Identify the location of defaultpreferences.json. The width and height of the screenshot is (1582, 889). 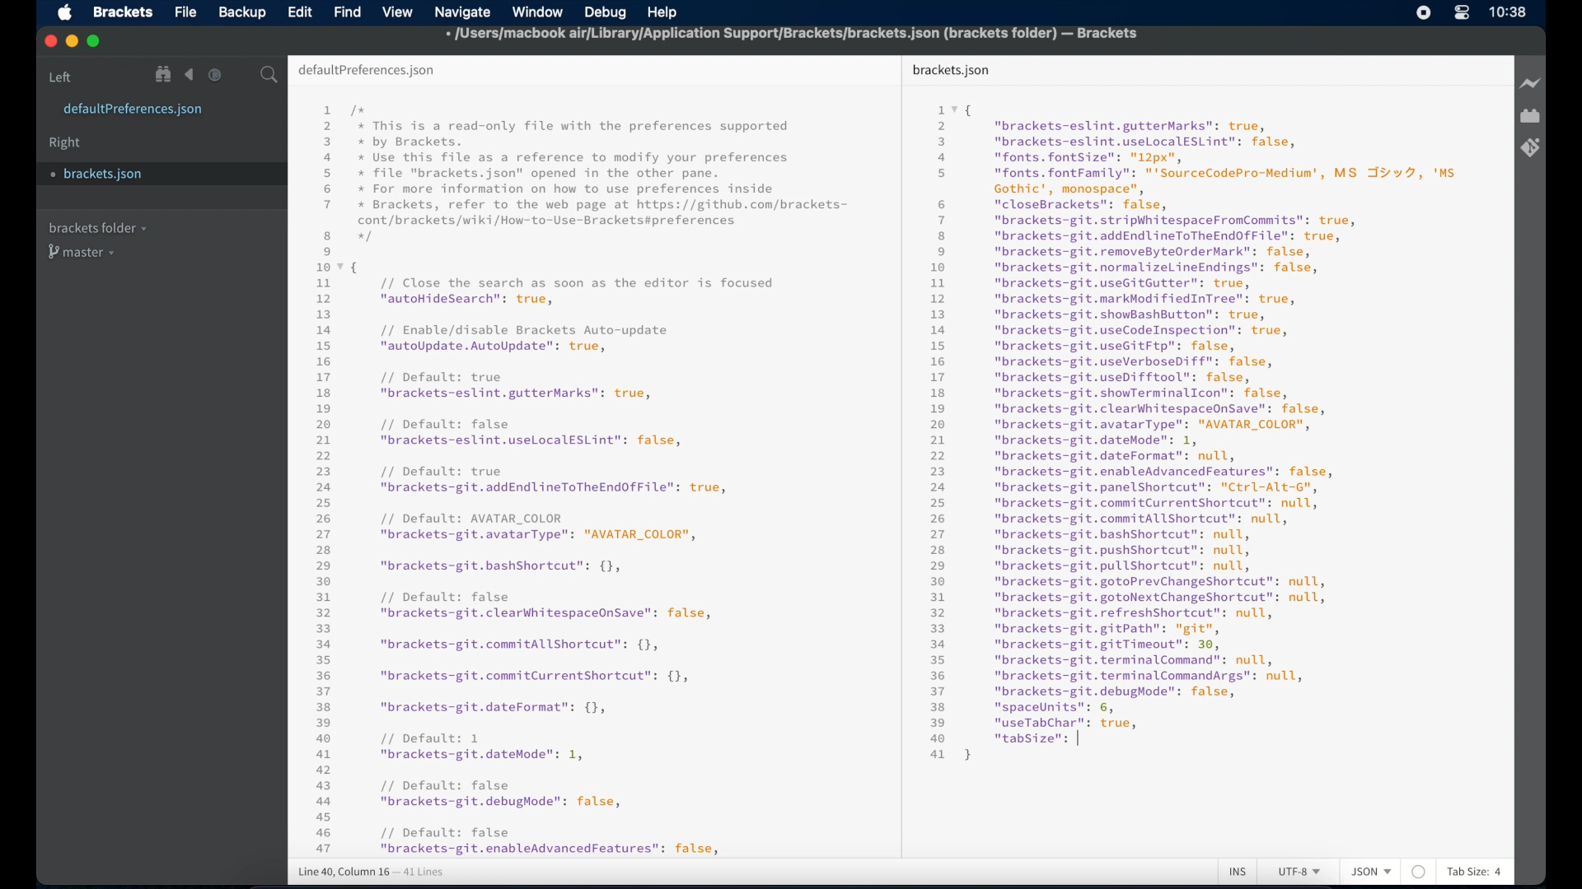
(133, 109).